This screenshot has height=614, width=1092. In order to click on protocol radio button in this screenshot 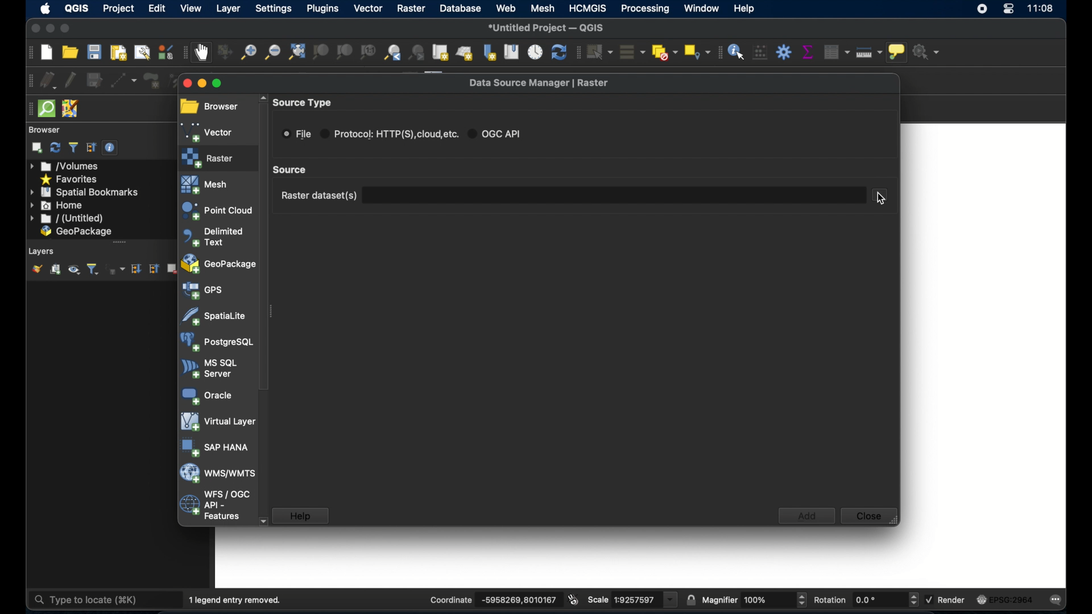, I will do `click(390, 134)`.